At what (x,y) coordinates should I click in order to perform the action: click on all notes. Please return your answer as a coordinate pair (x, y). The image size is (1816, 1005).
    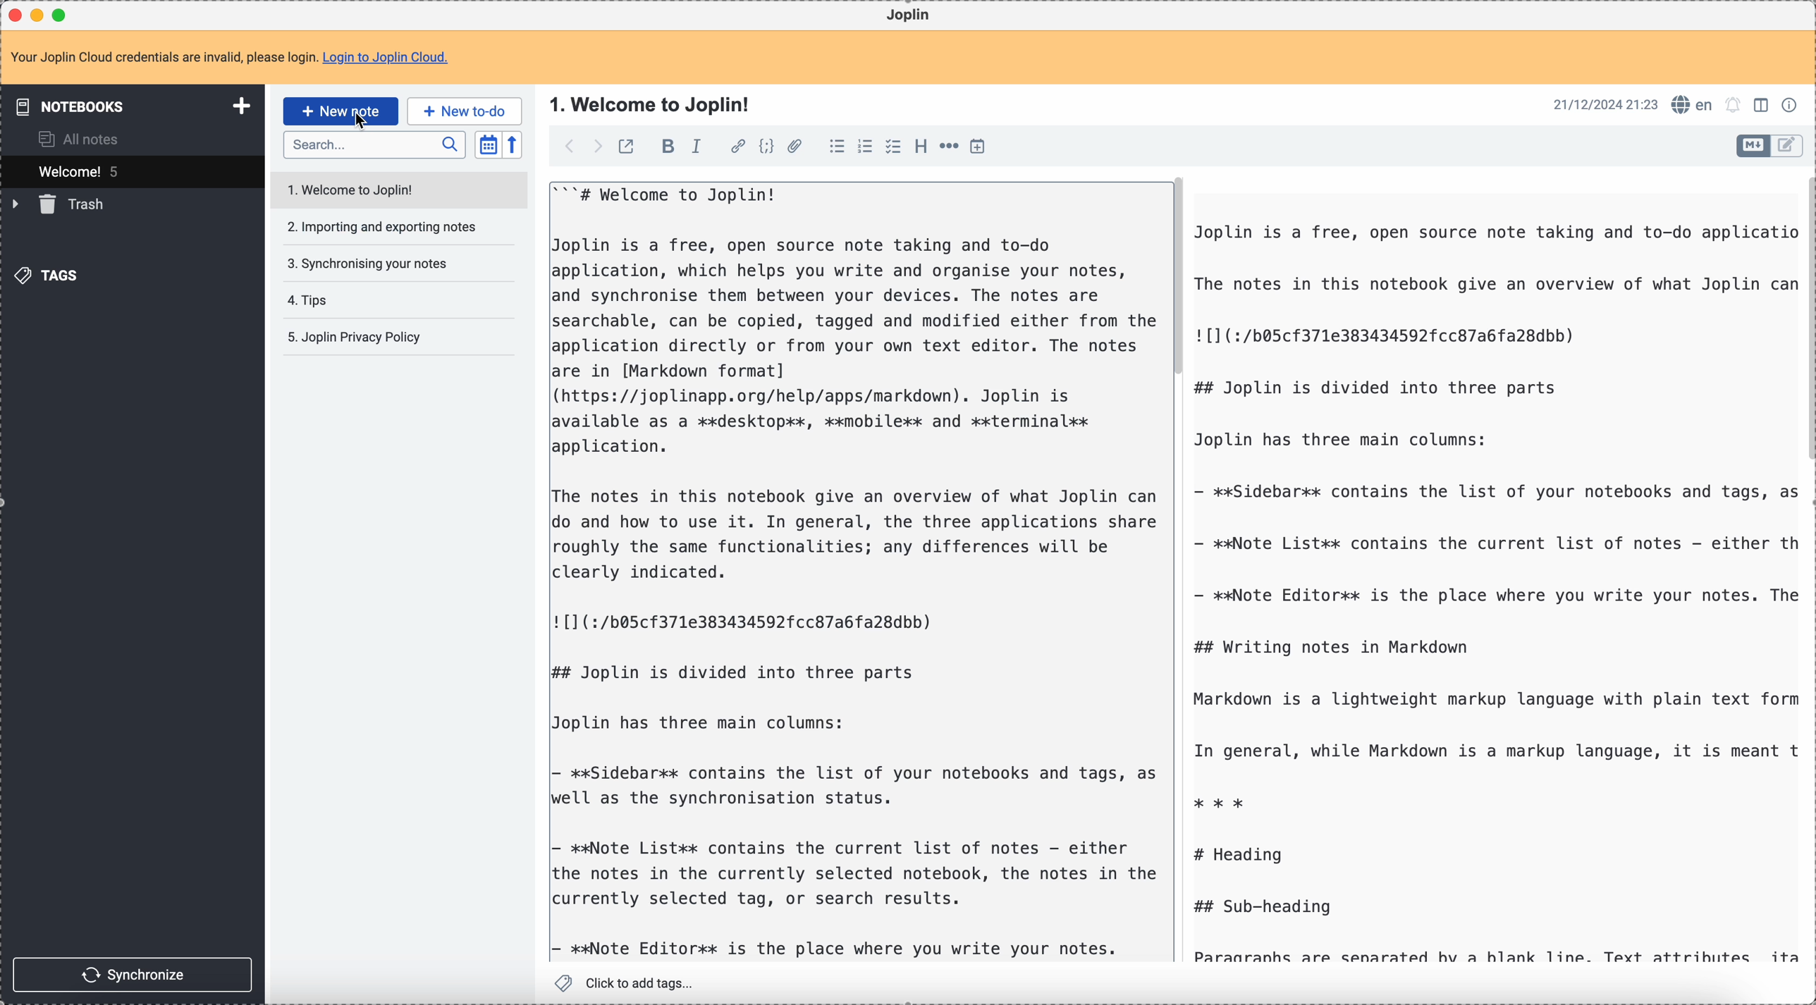
    Looking at the image, I should click on (83, 138).